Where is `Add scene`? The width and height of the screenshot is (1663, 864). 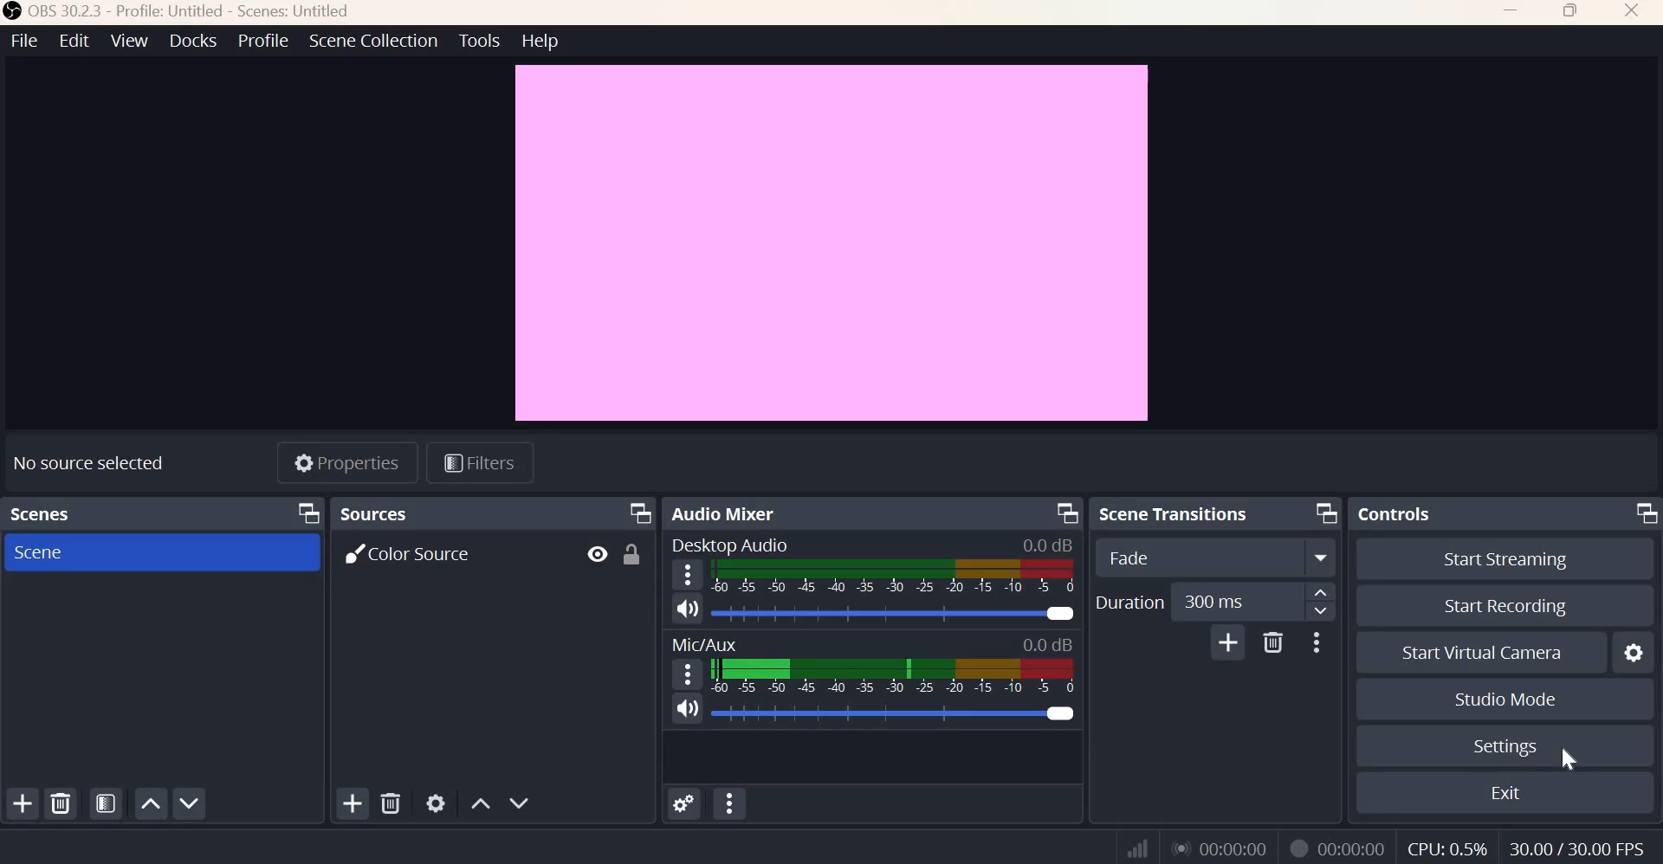 Add scene is located at coordinates (23, 805).